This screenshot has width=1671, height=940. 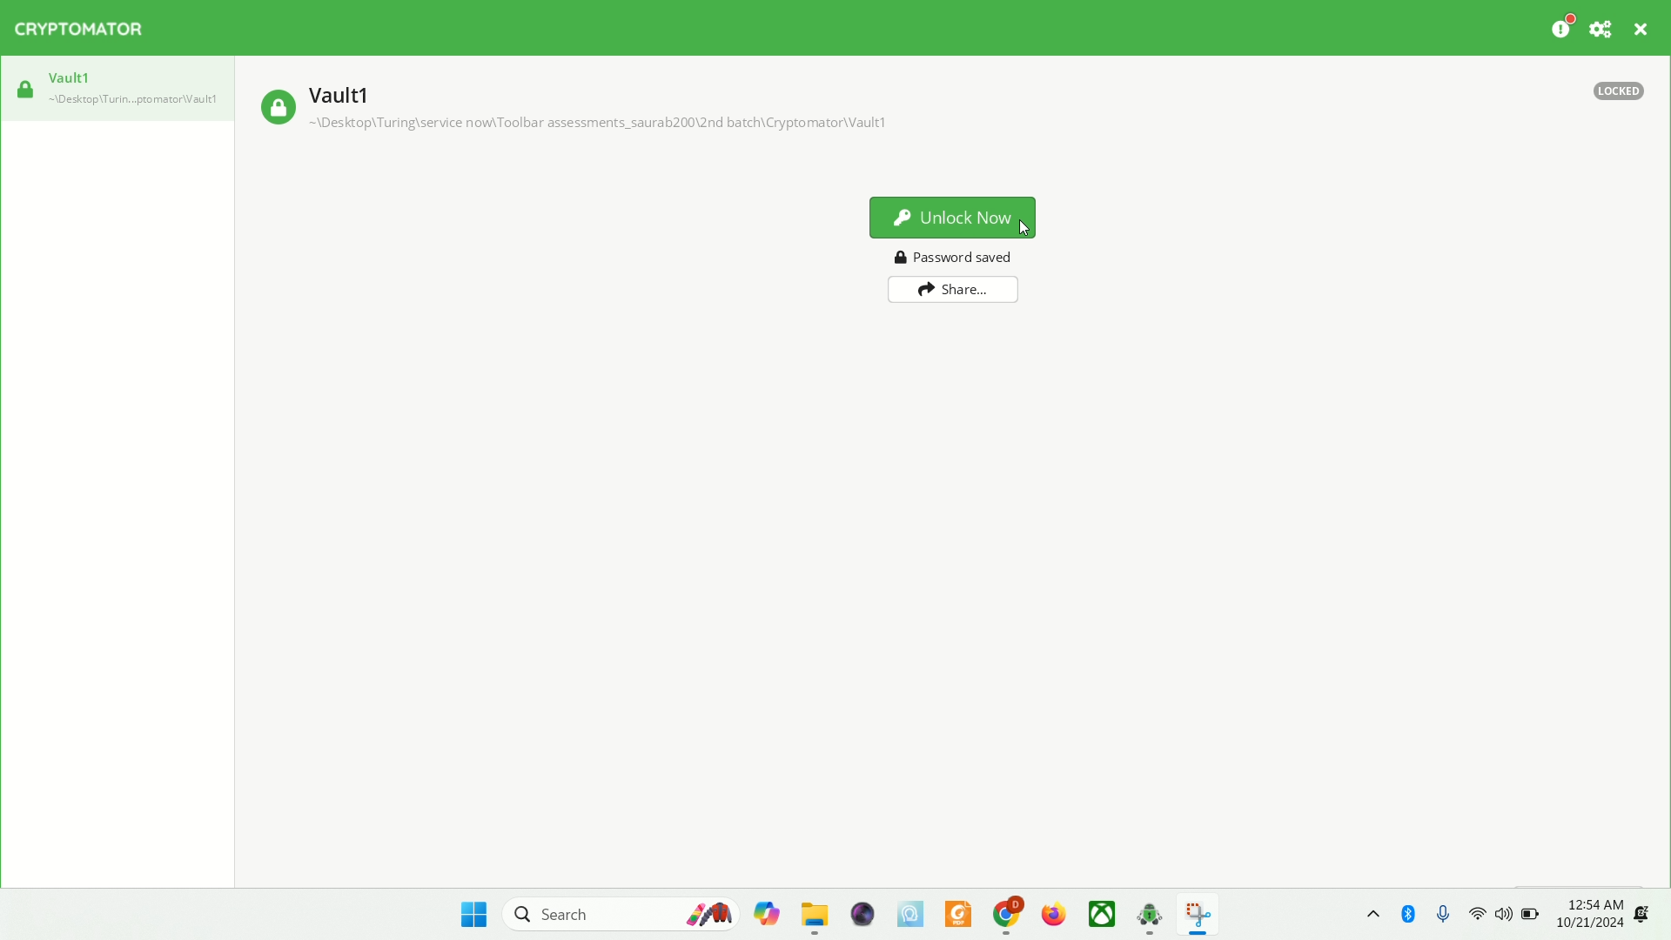 What do you see at coordinates (1103, 915) in the screenshot?
I see `Xbox` at bounding box center [1103, 915].